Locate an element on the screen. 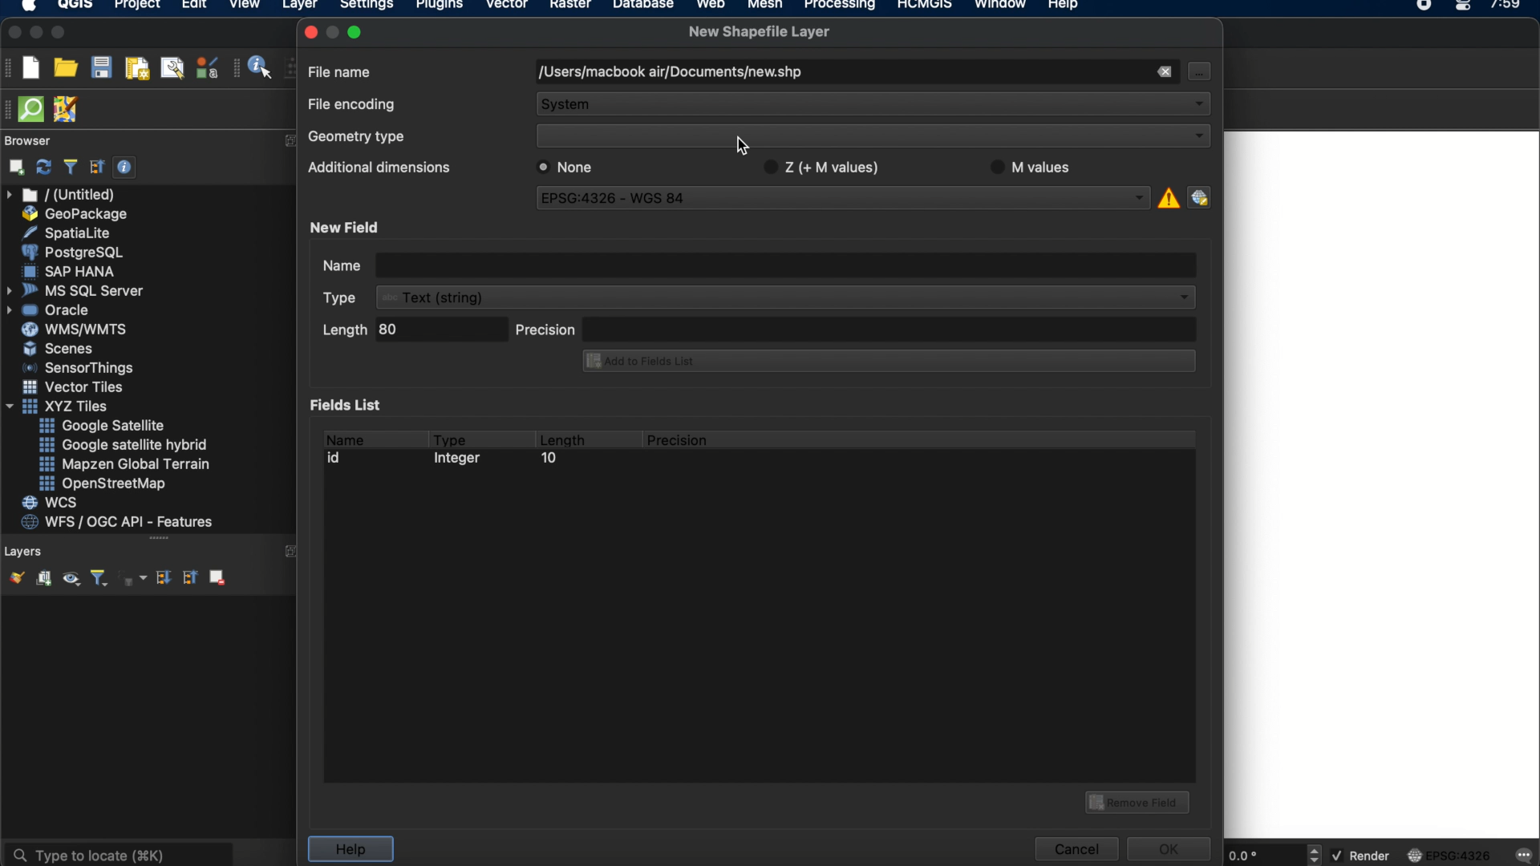 Image resolution: width=1540 pixels, height=866 pixels. current crs is located at coordinates (1449, 854).